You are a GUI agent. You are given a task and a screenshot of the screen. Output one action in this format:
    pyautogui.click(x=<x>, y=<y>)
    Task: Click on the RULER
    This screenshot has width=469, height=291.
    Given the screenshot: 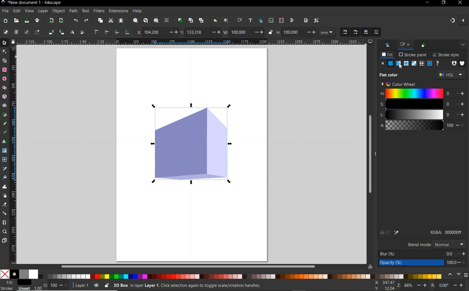 What is the action you would take?
    pyautogui.click(x=192, y=42)
    